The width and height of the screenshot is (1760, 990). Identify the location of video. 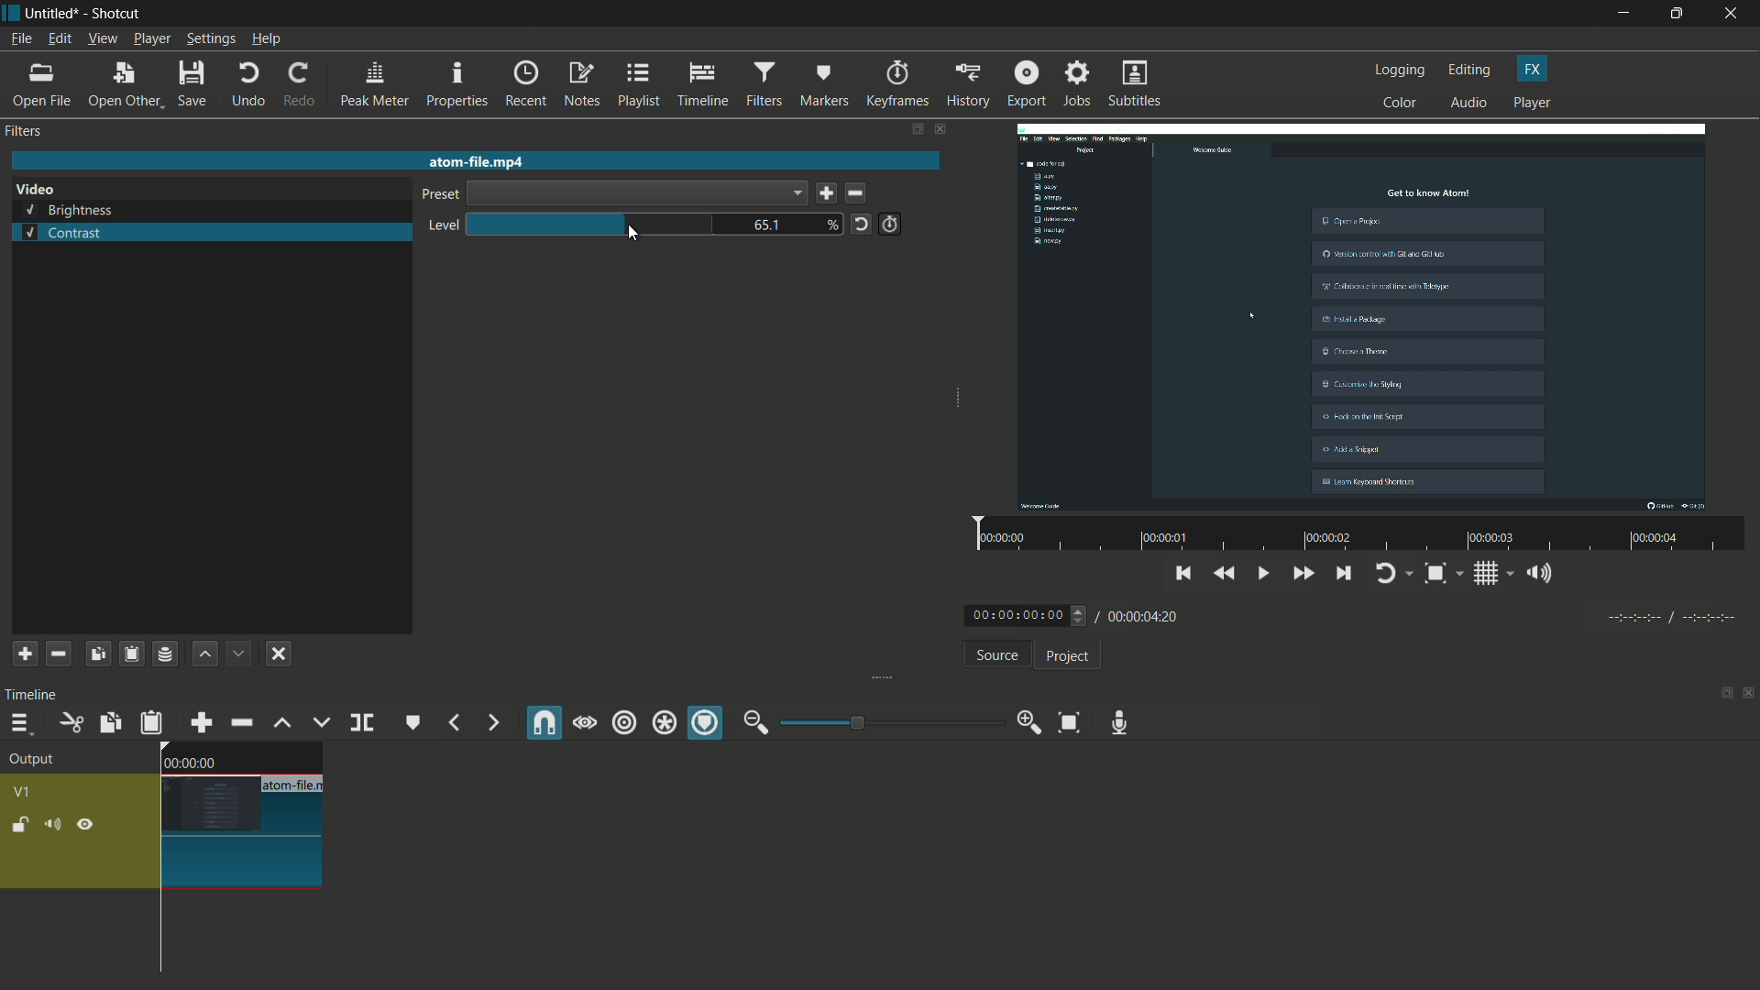
(1368, 313).